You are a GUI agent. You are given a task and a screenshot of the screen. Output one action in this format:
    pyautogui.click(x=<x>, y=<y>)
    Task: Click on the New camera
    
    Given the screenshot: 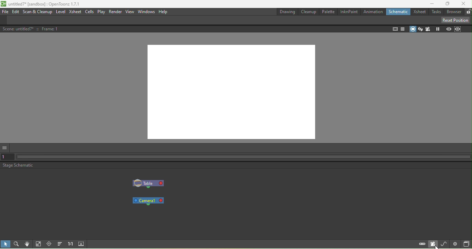 What is the action you would take?
    pyautogui.click(x=433, y=245)
    